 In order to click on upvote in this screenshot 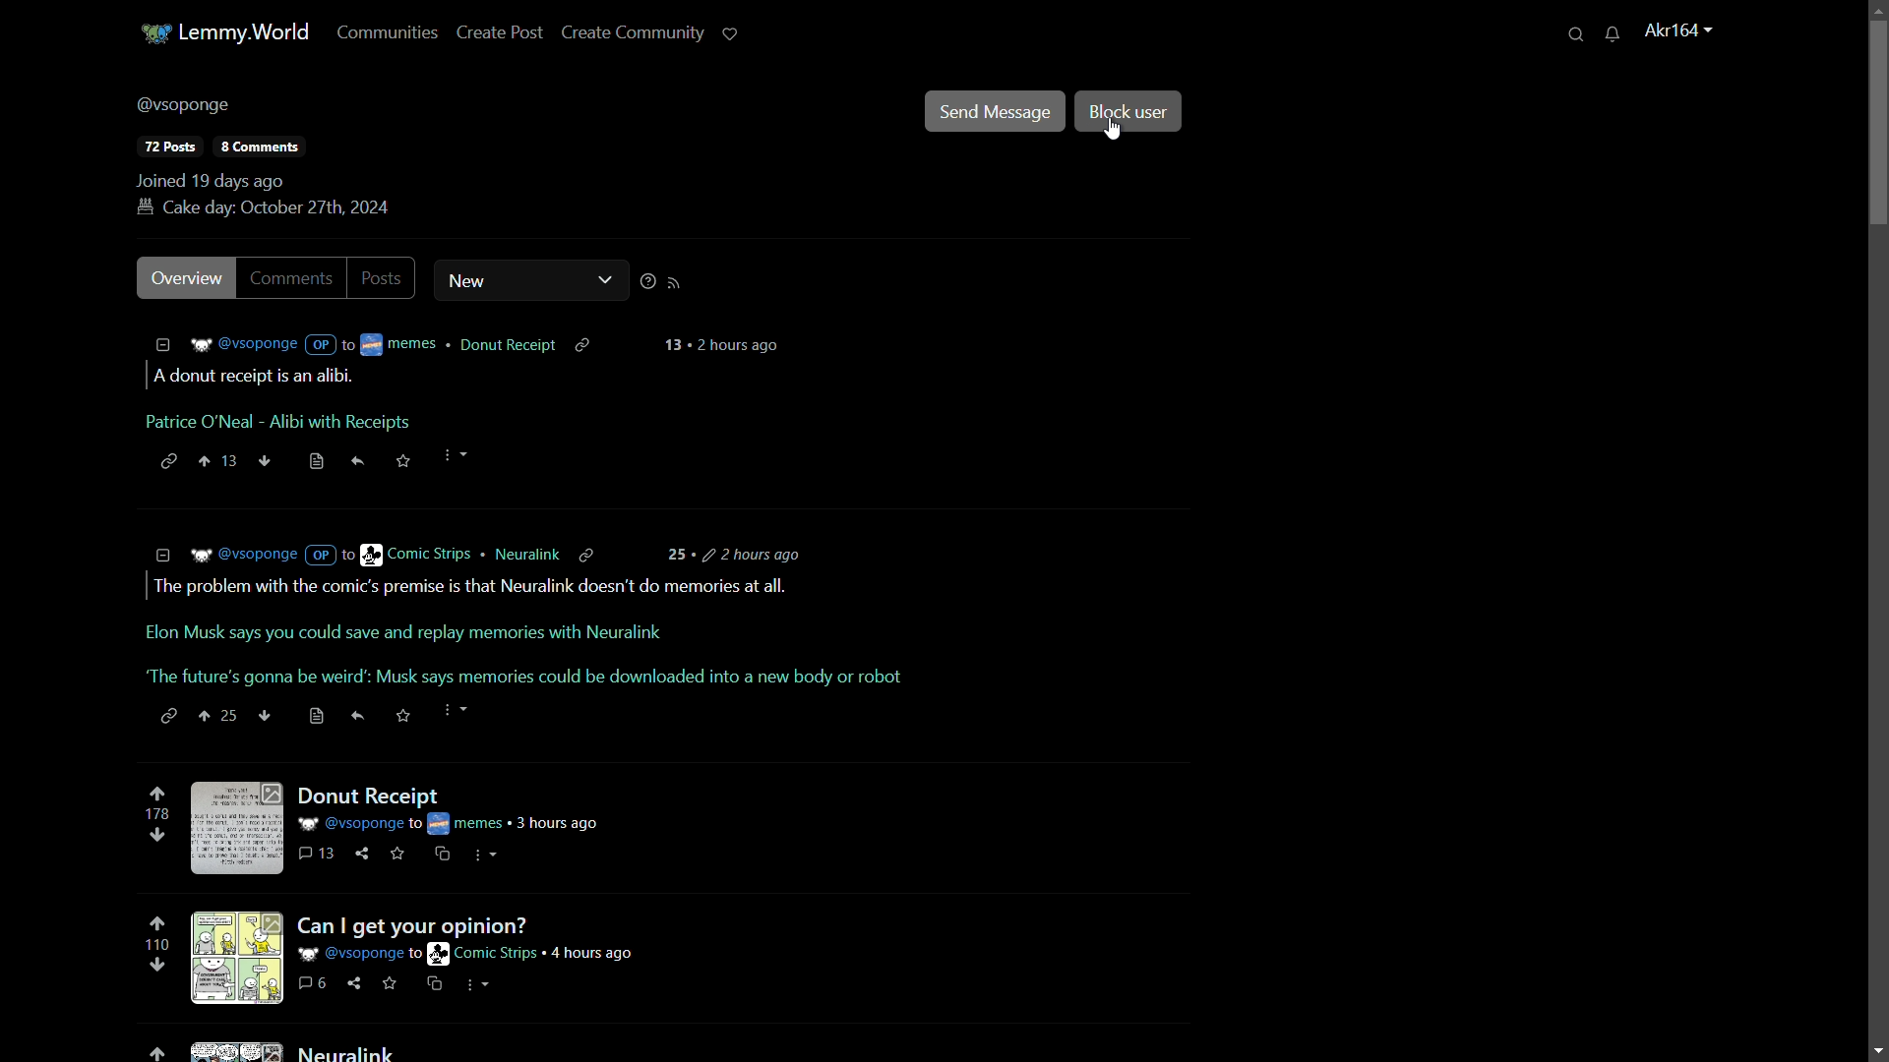, I will do `click(158, 1054)`.